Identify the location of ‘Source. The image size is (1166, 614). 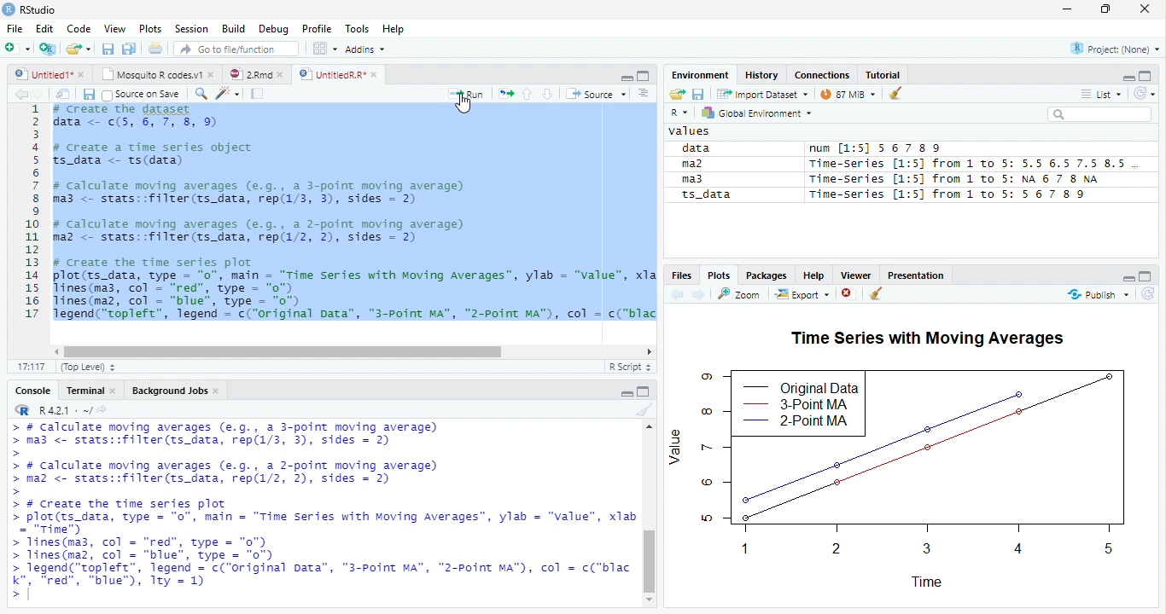
(598, 94).